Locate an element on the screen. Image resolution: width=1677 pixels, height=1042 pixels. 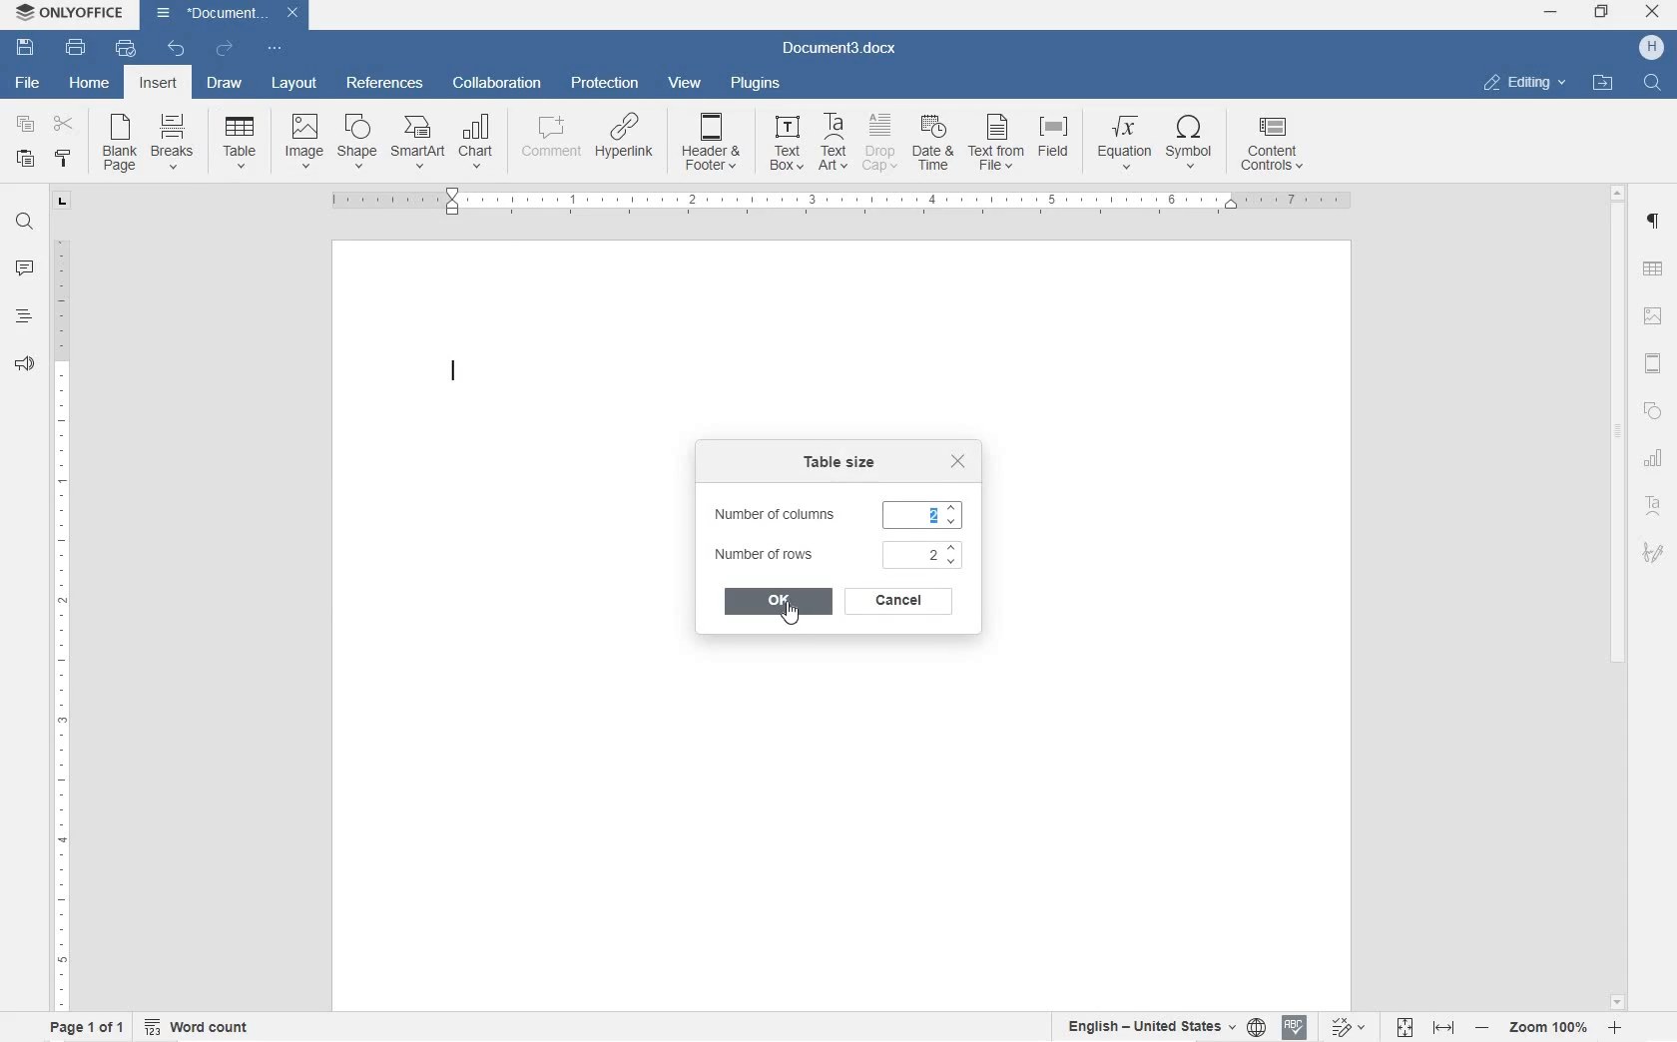
ok is located at coordinates (779, 601).